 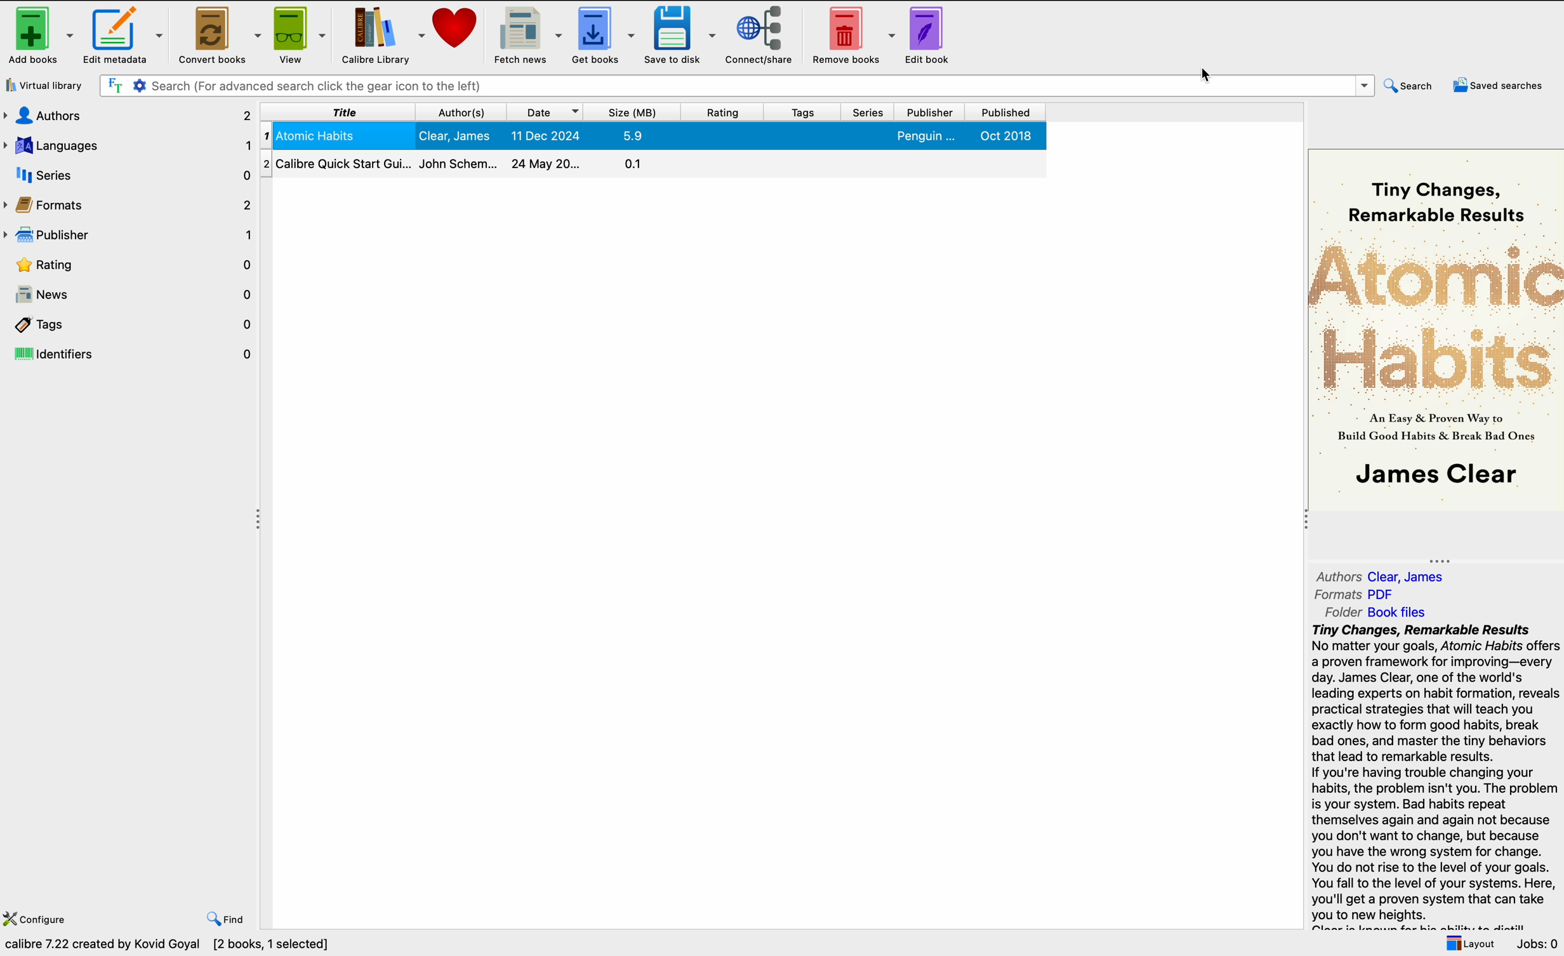 What do you see at coordinates (39, 34) in the screenshot?
I see `add books` at bounding box center [39, 34].